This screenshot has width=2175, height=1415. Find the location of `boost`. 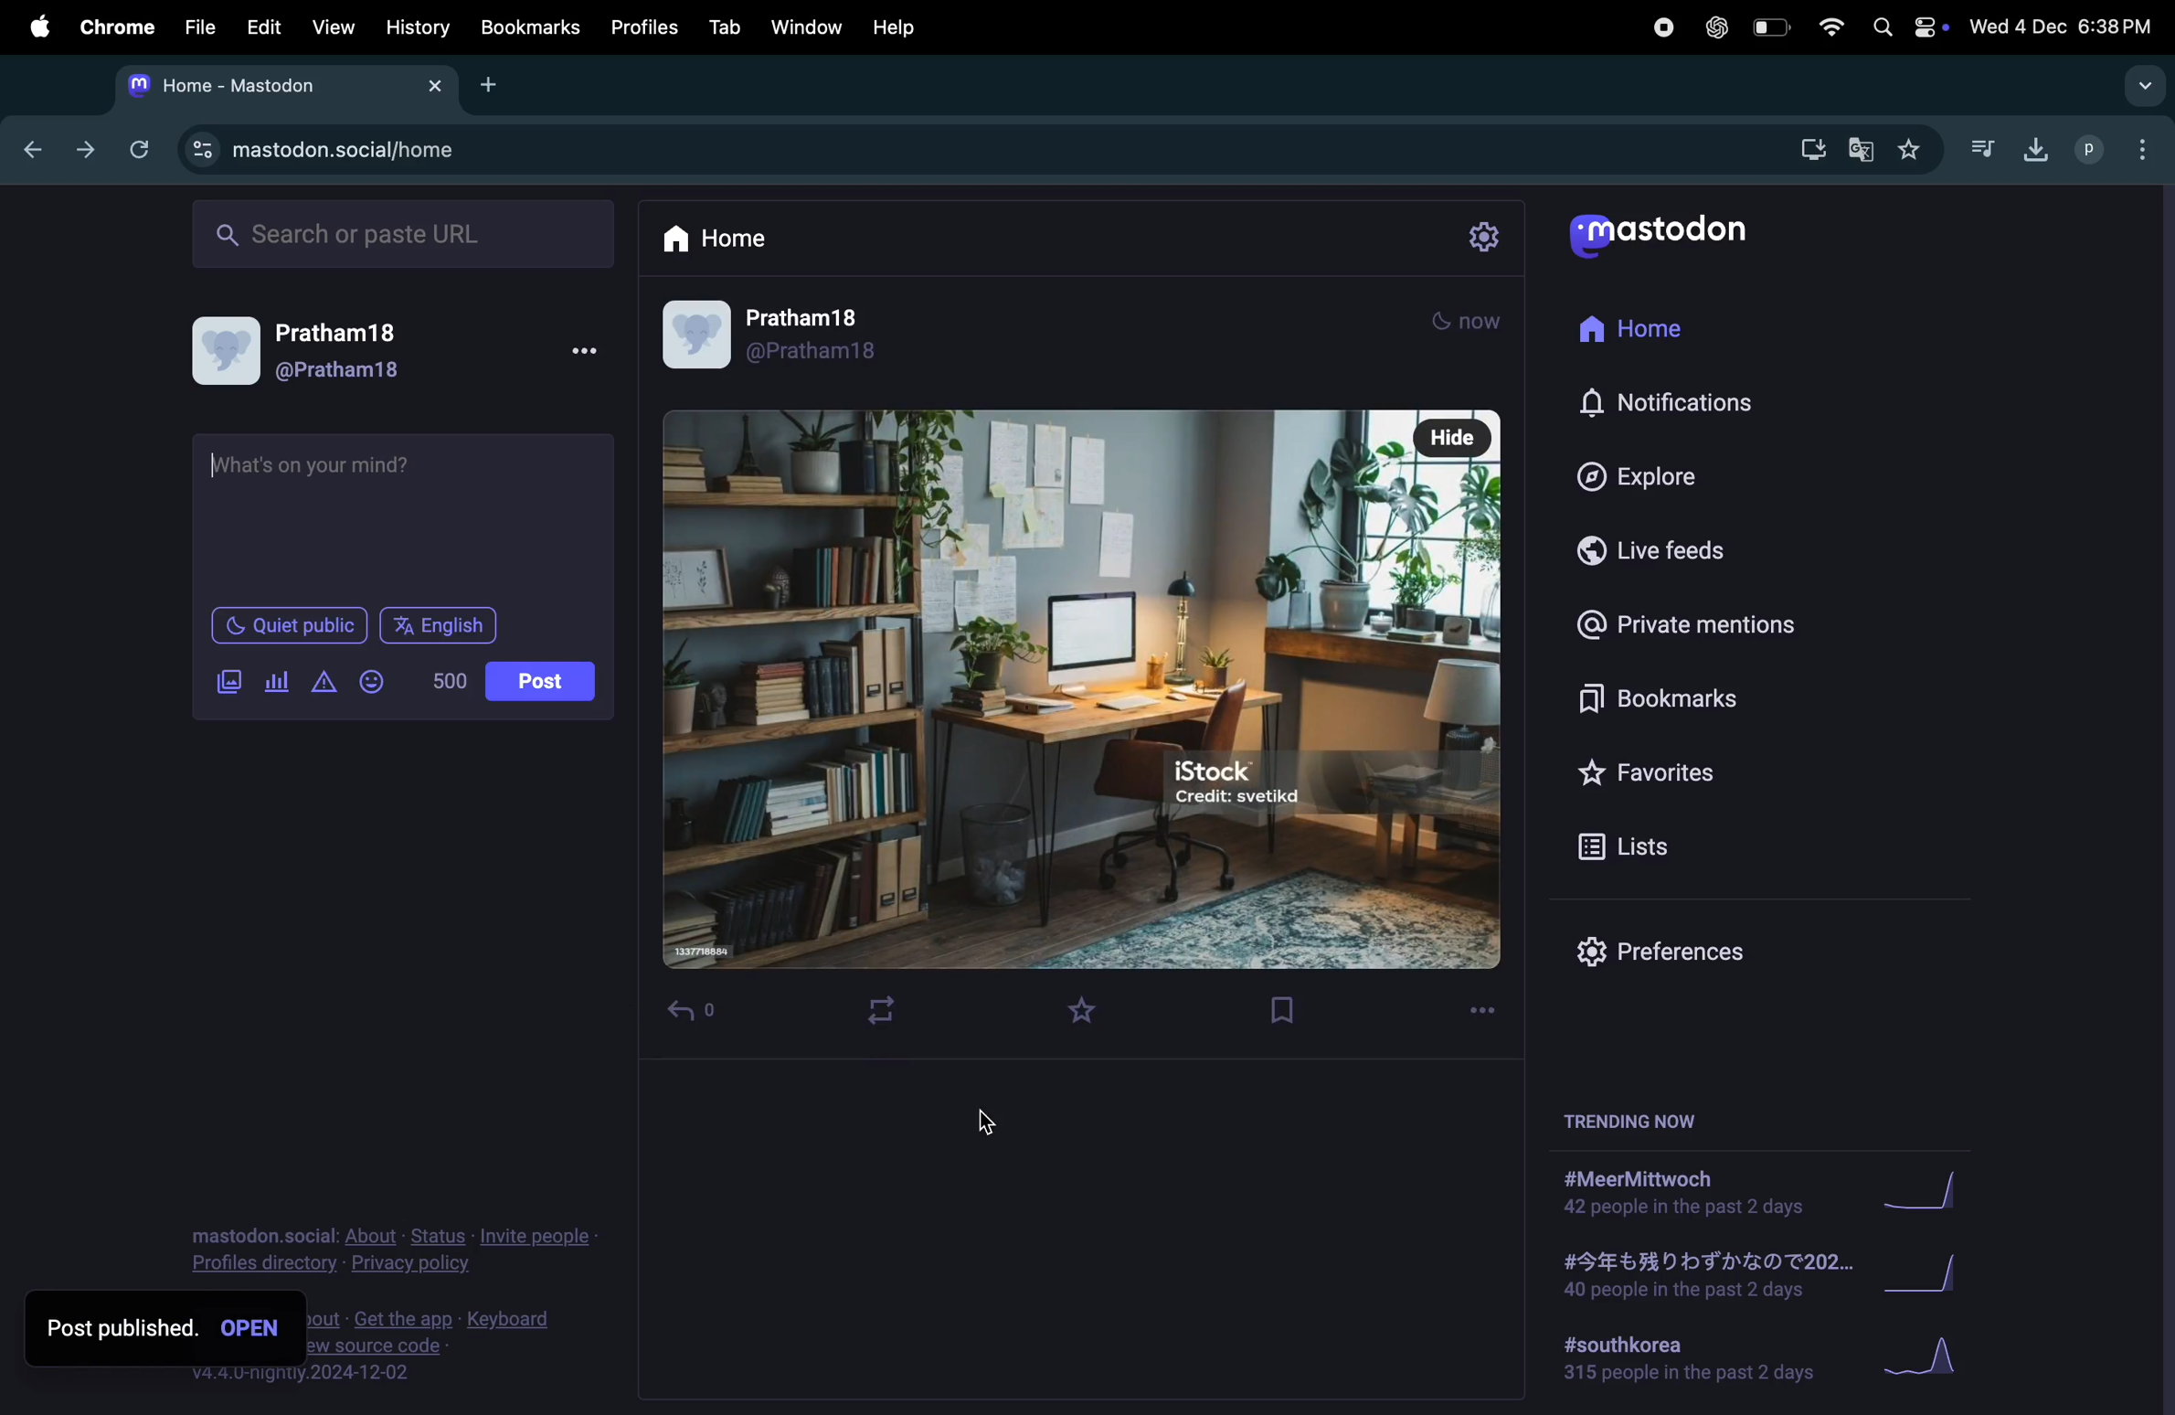

boost is located at coordinates (884, 1011).